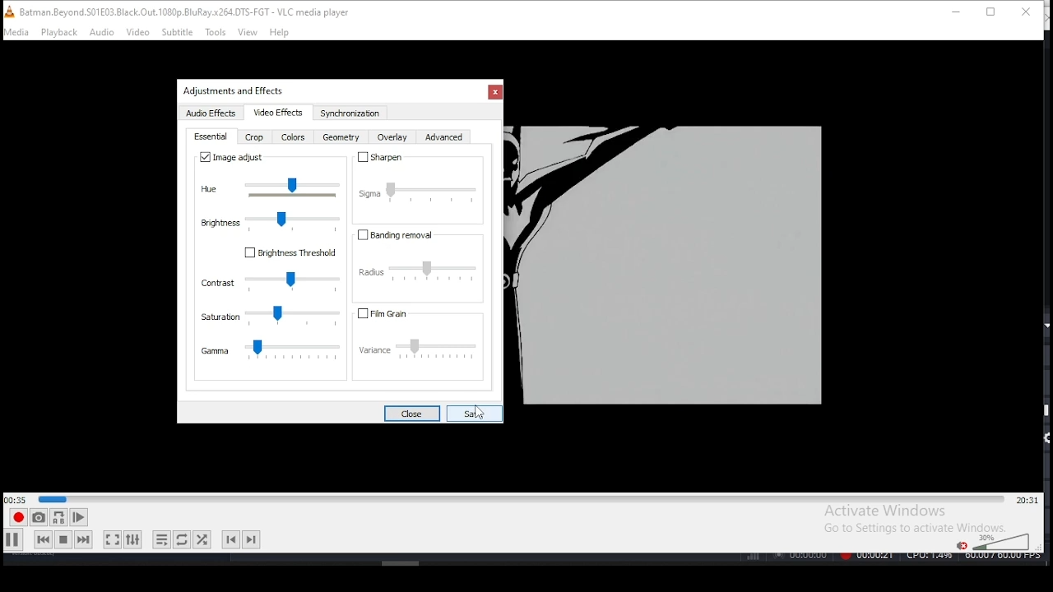 Image resolution: width=1053 pixels, height=592 pixels. What do you see at coordinates (253, 538) in the screenshot?
I see `next chapter` at bounding box center [253, 538].